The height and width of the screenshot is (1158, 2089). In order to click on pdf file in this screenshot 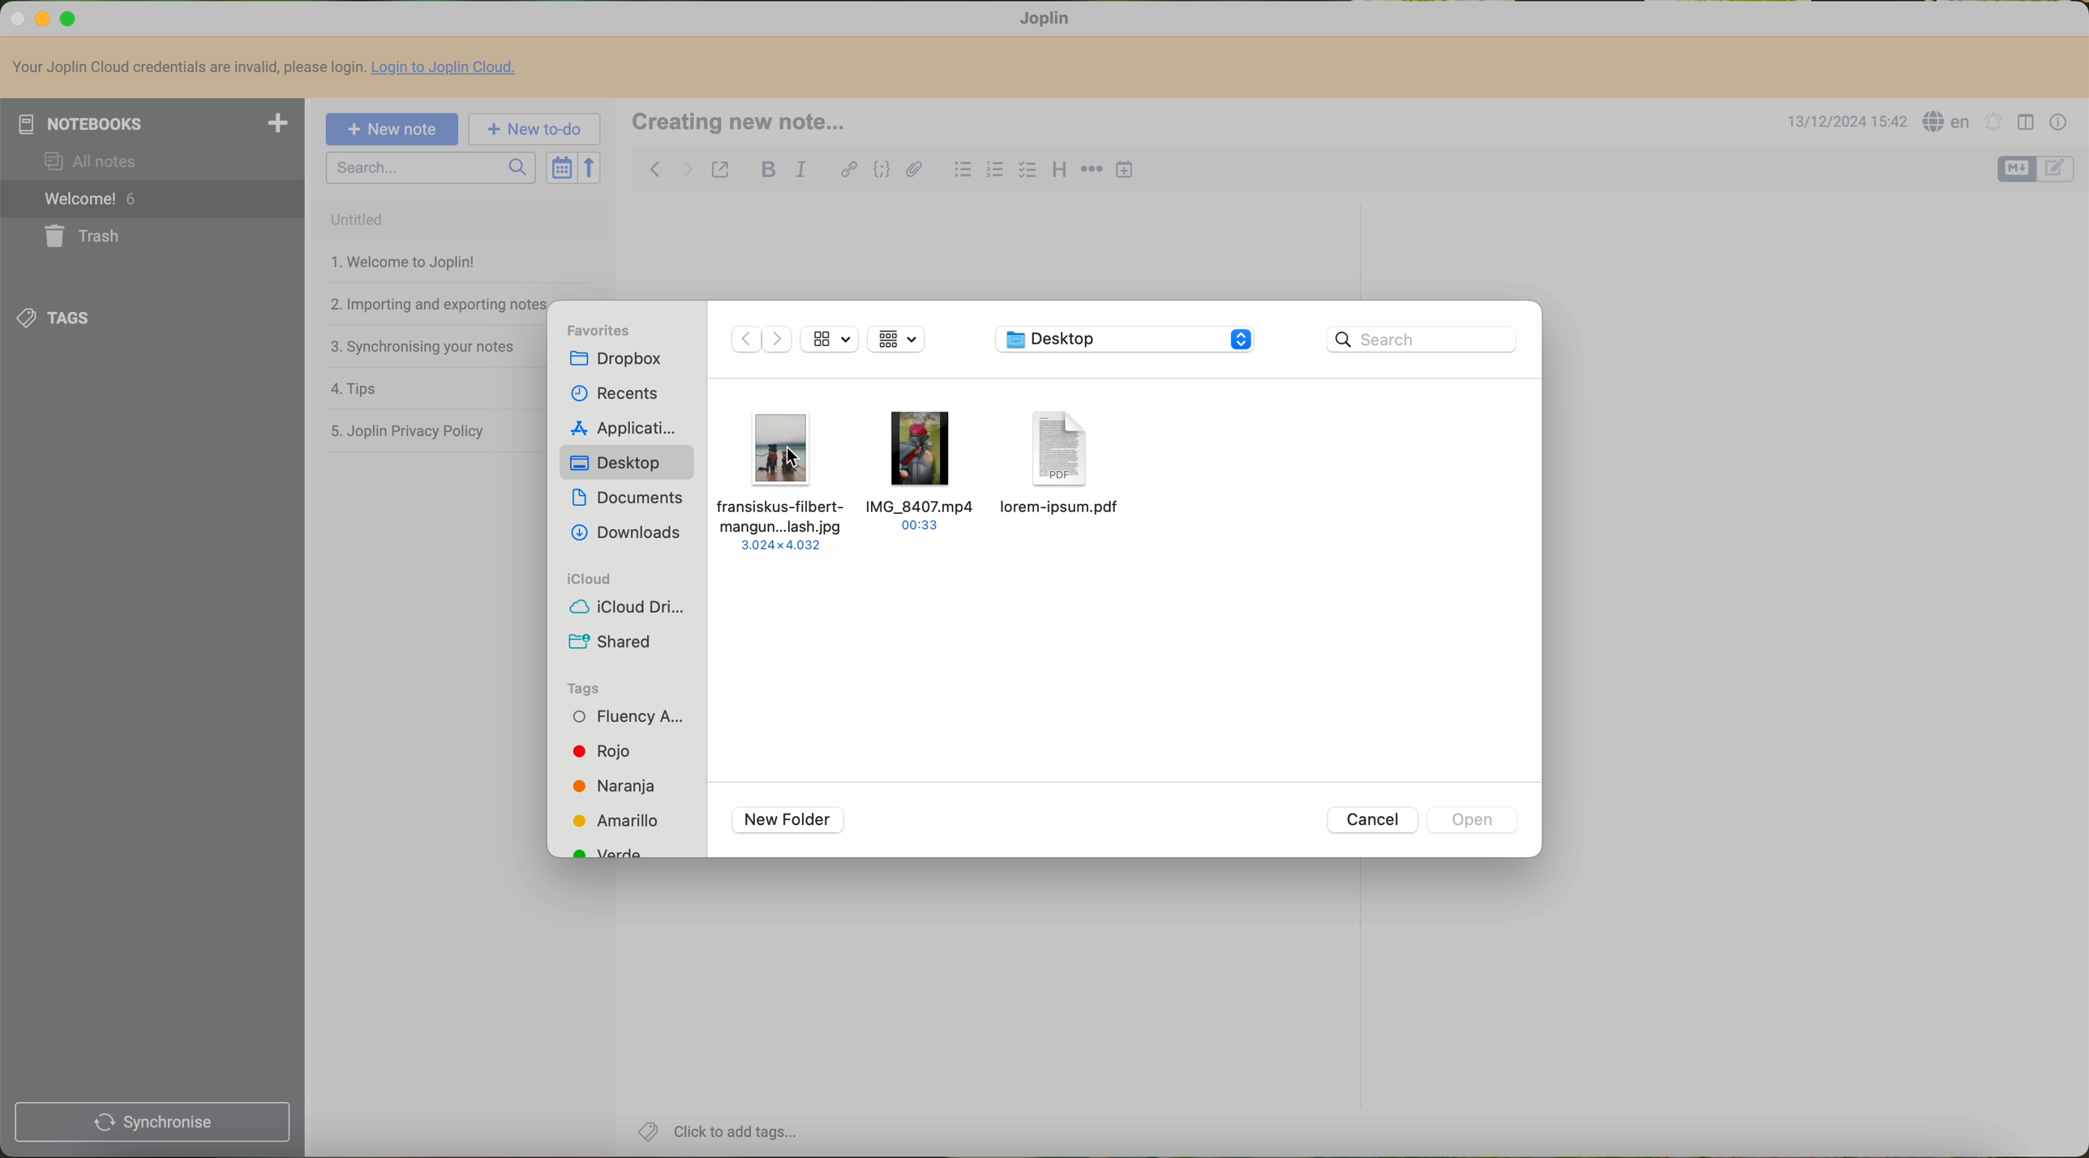, I will do `click(1069, 464)`.